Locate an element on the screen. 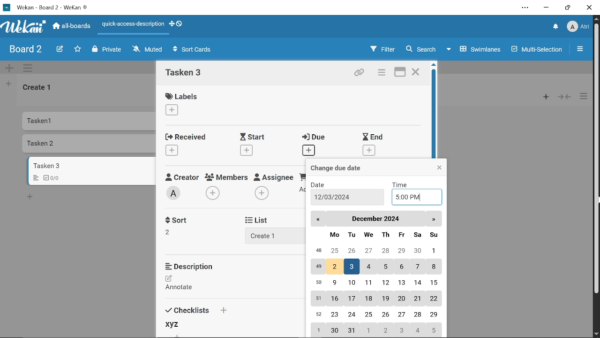 The image size is (600, 338). Add due date is located at coordinates (308, 151).